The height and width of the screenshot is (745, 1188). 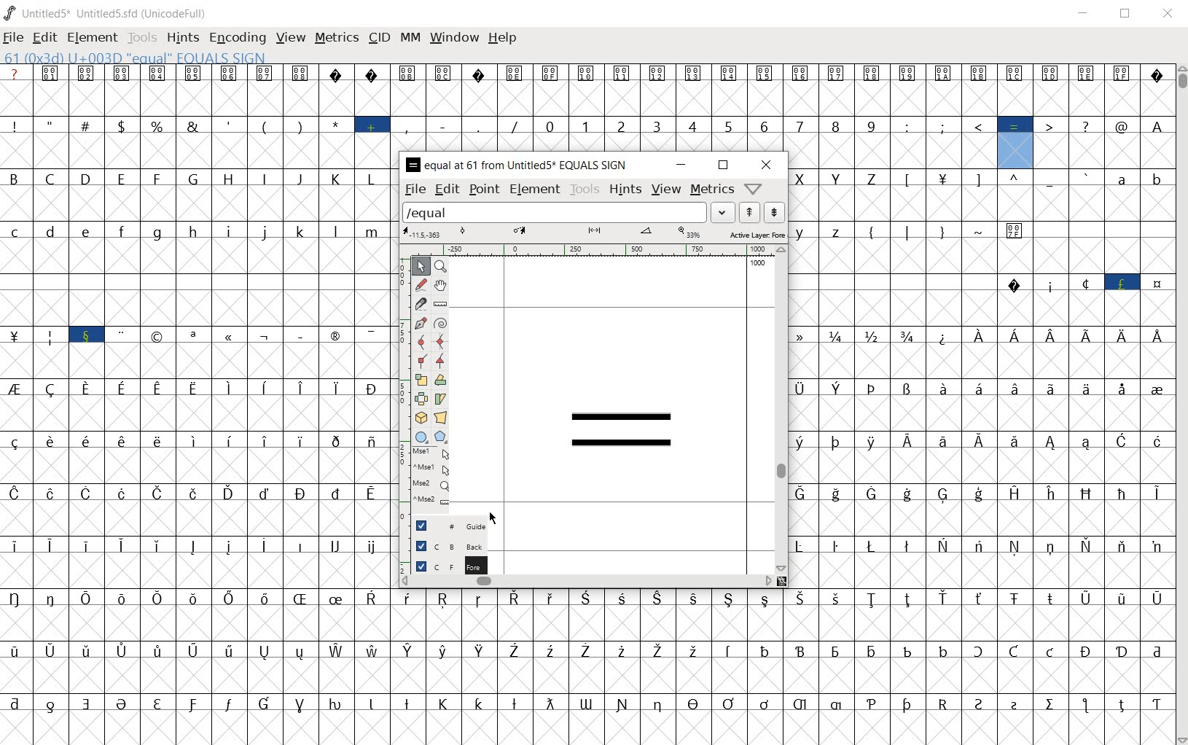 I want to click on scrollbar, so click(x=1181, y=405).